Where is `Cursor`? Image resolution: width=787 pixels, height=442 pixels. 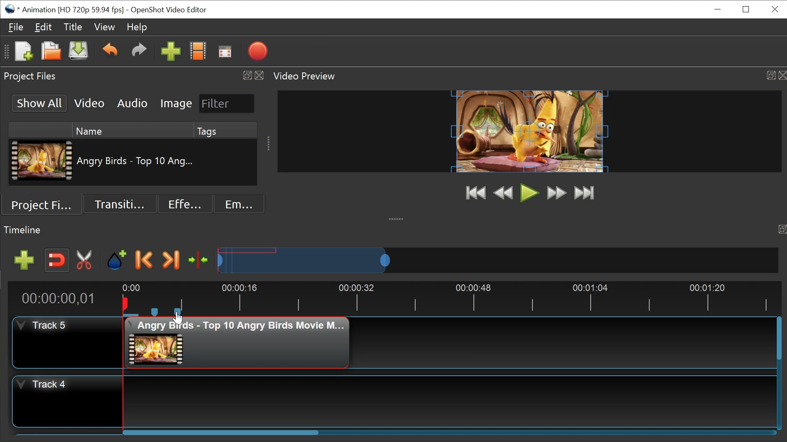
Cursor is located at coordinates (179, 318).